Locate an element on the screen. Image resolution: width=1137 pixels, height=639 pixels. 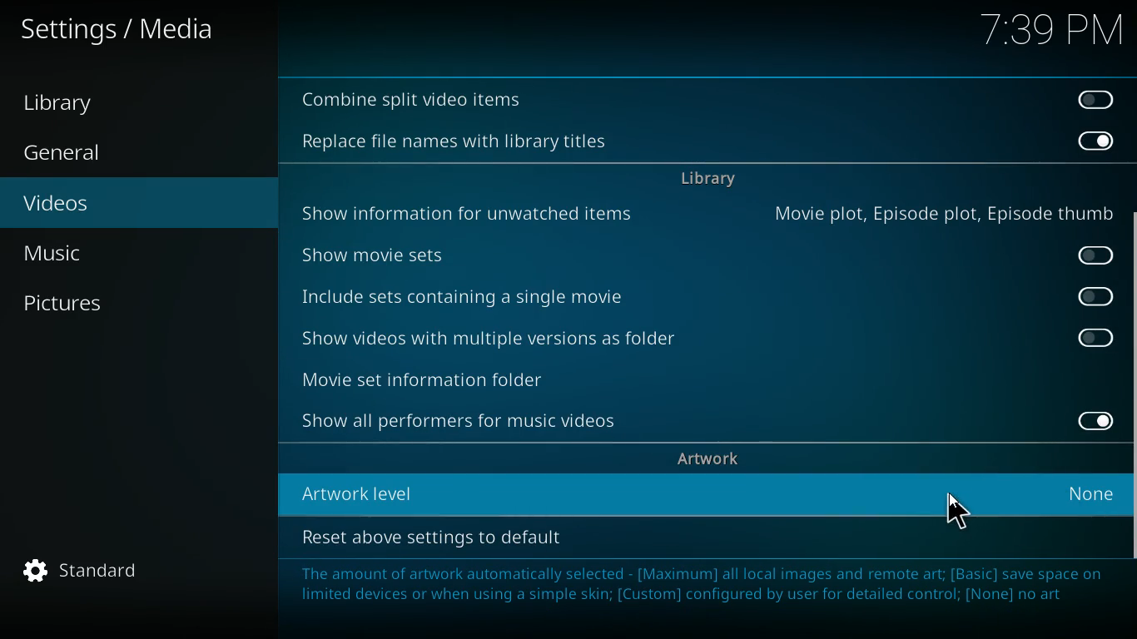
show all performers is located at coordinates (465, 423).